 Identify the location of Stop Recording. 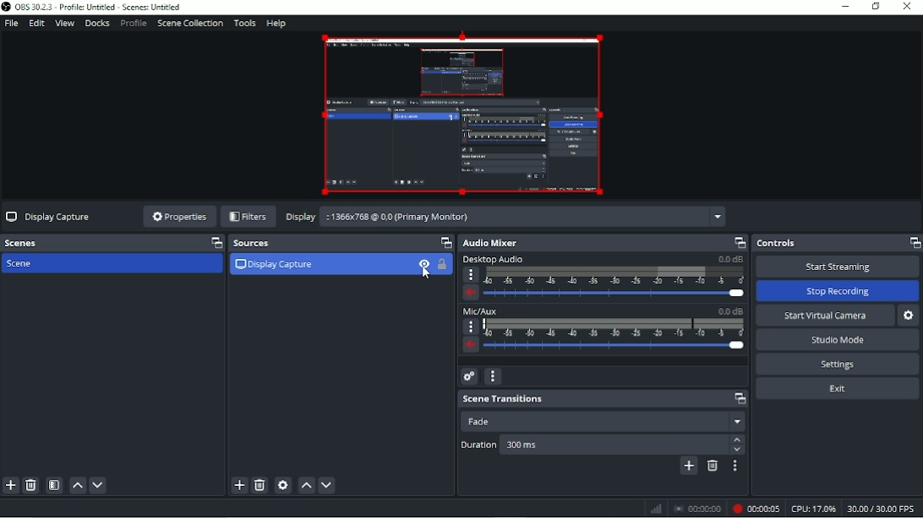
(837, 291).